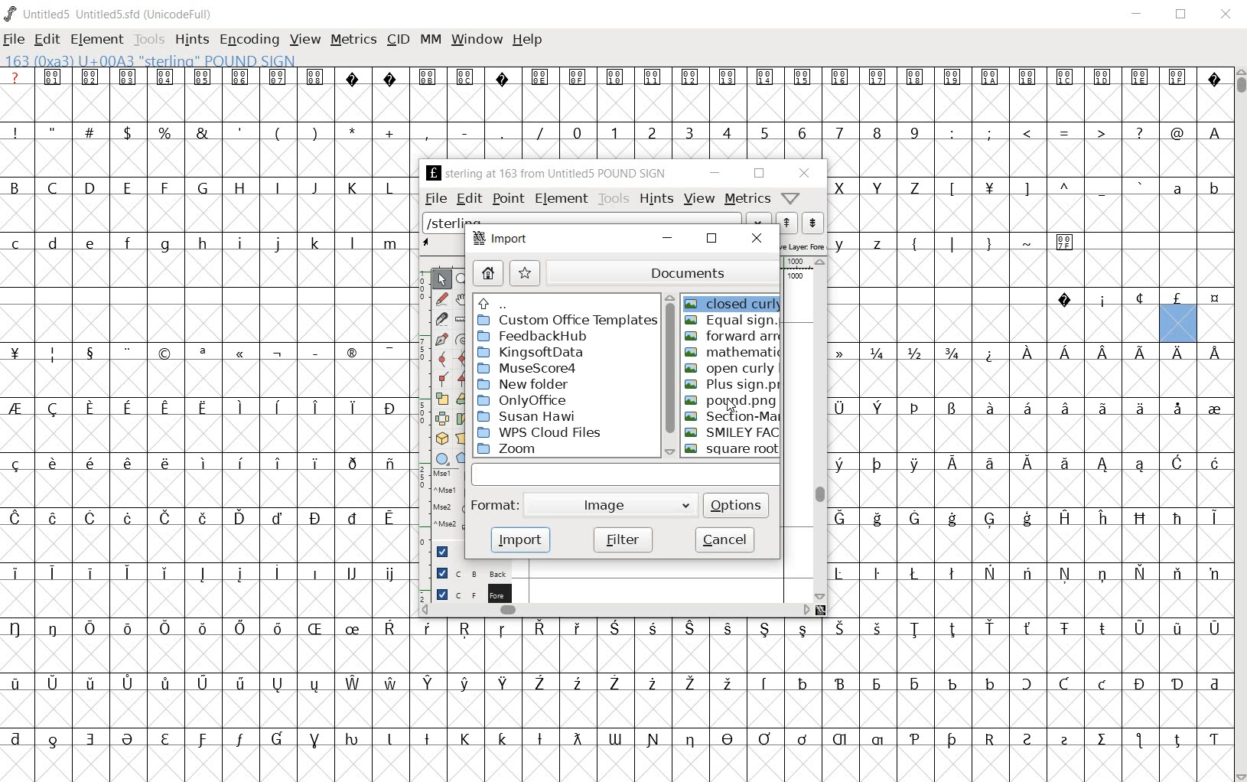  Describe the element at coordinates (737, 504) in the screenshot. I see `options` at that location.